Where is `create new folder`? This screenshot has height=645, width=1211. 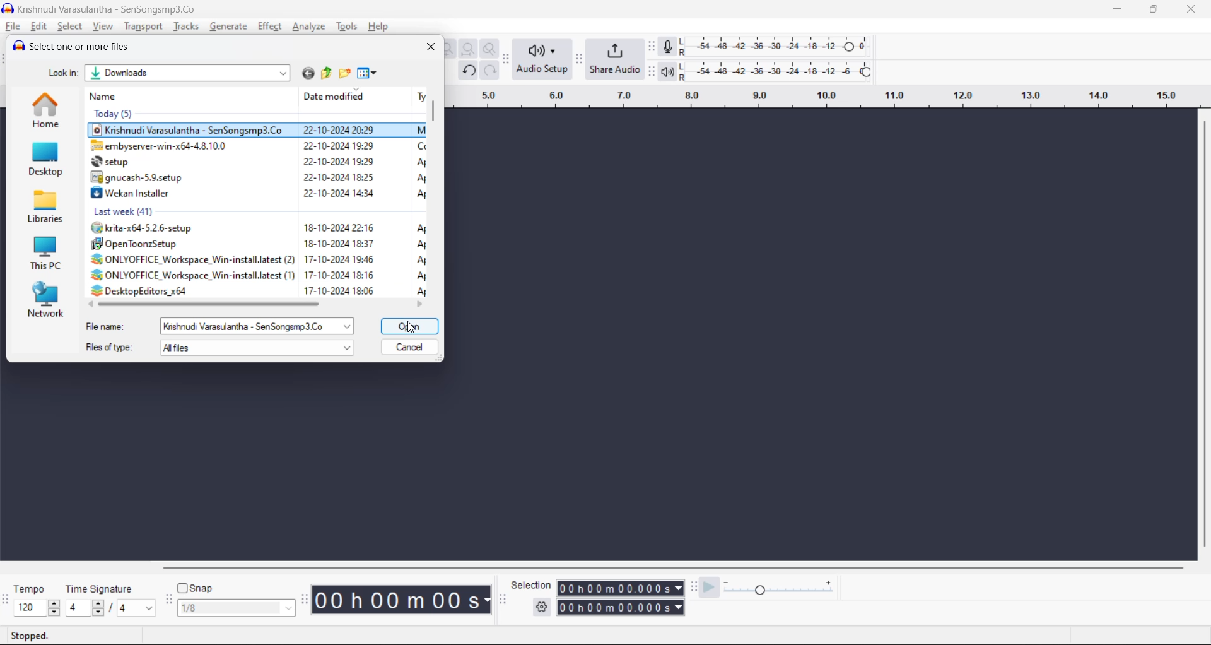 create new folder is located at coordinates (343, 73).